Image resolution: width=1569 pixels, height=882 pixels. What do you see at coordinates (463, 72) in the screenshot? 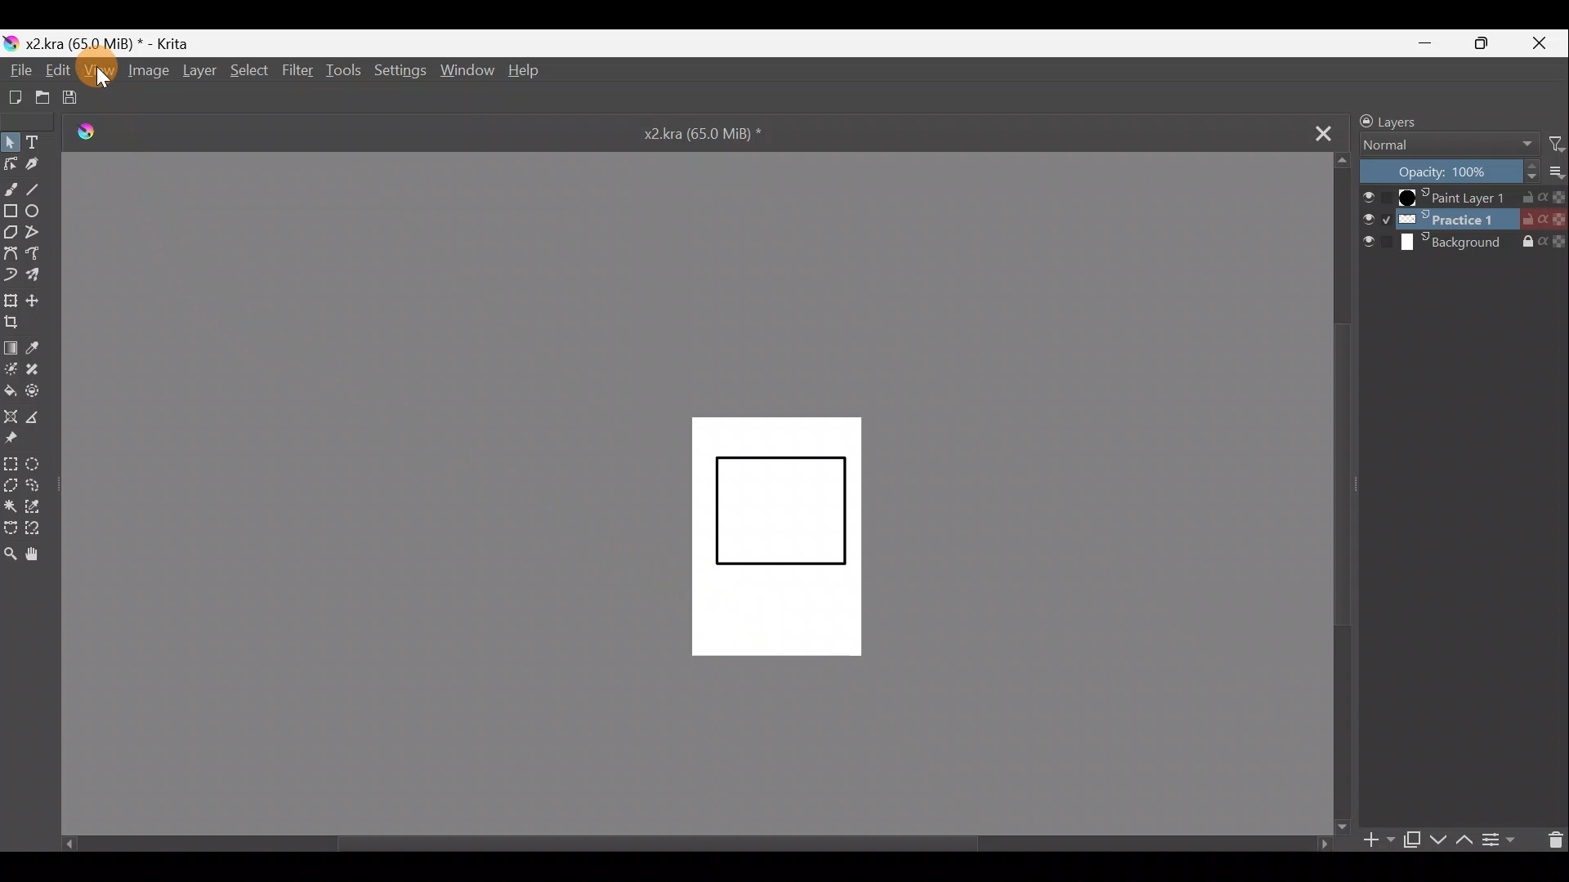
I see `Window` at bounding box center [463, 72].